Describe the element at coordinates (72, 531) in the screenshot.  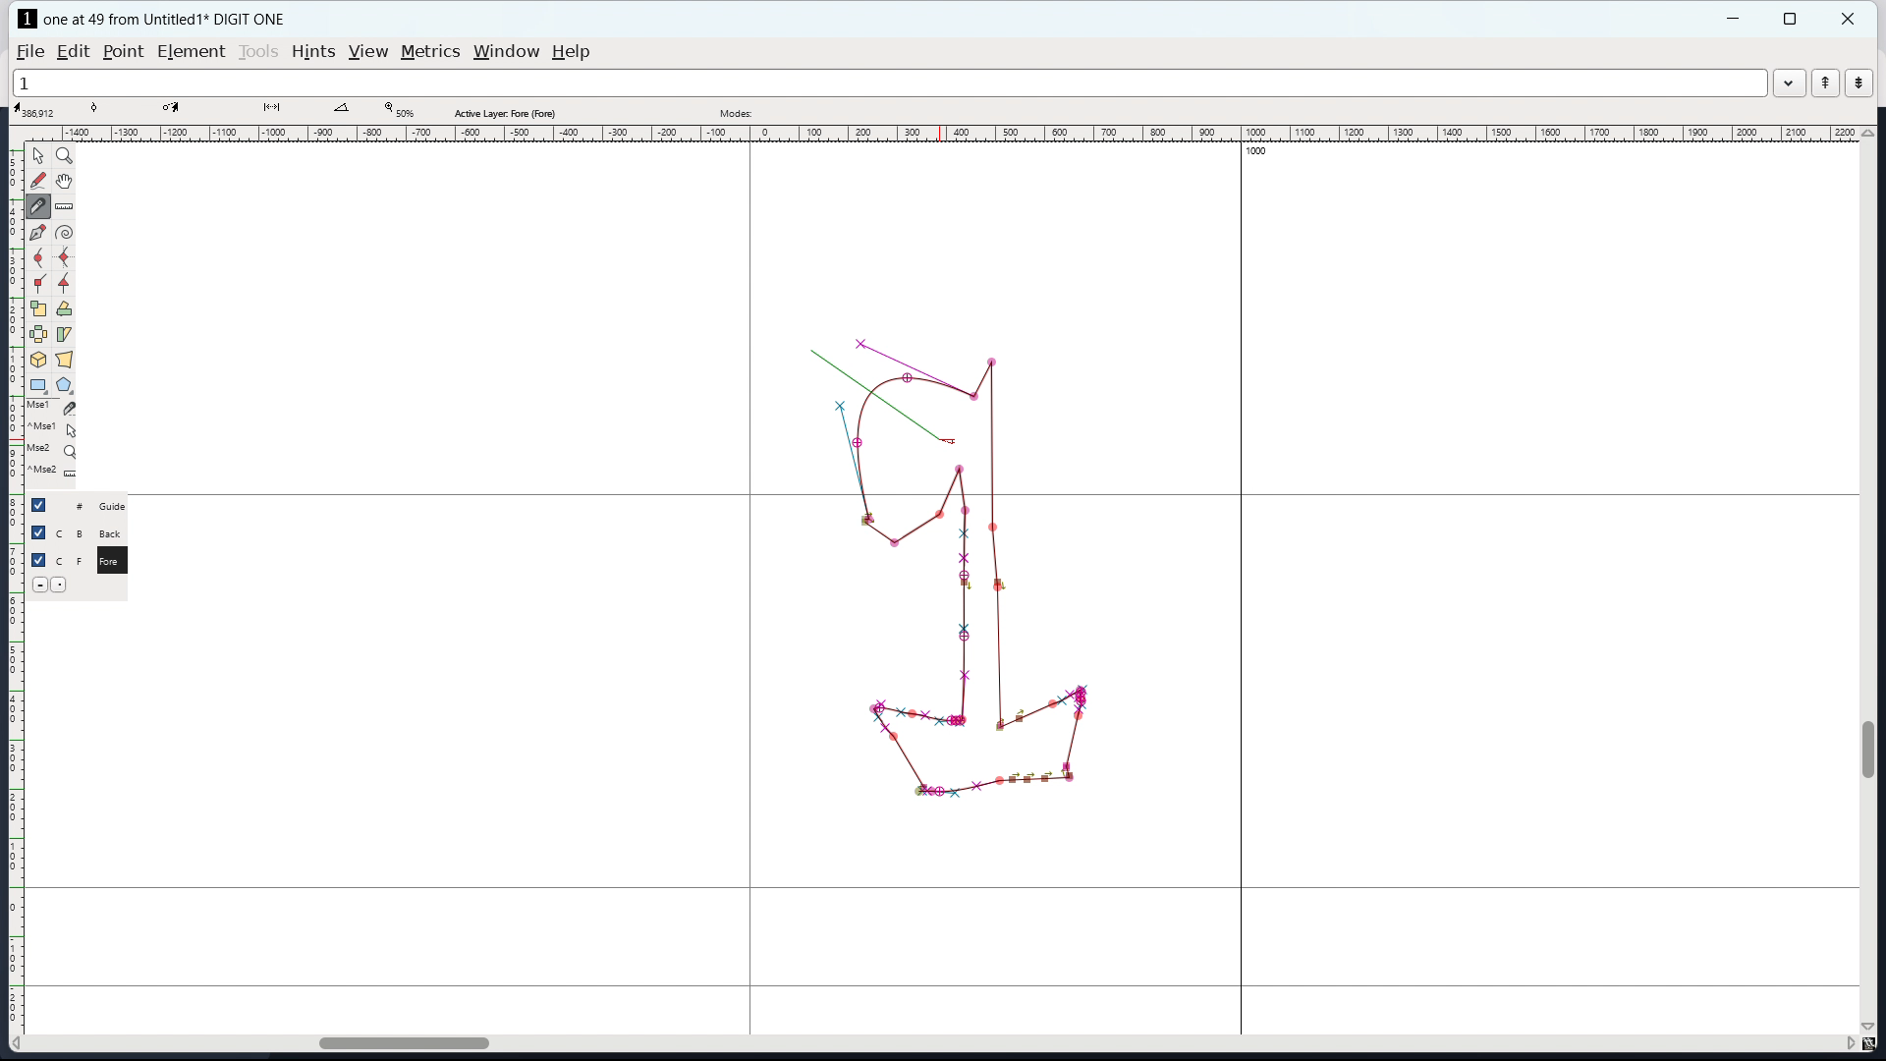
I see `C B` at that location.